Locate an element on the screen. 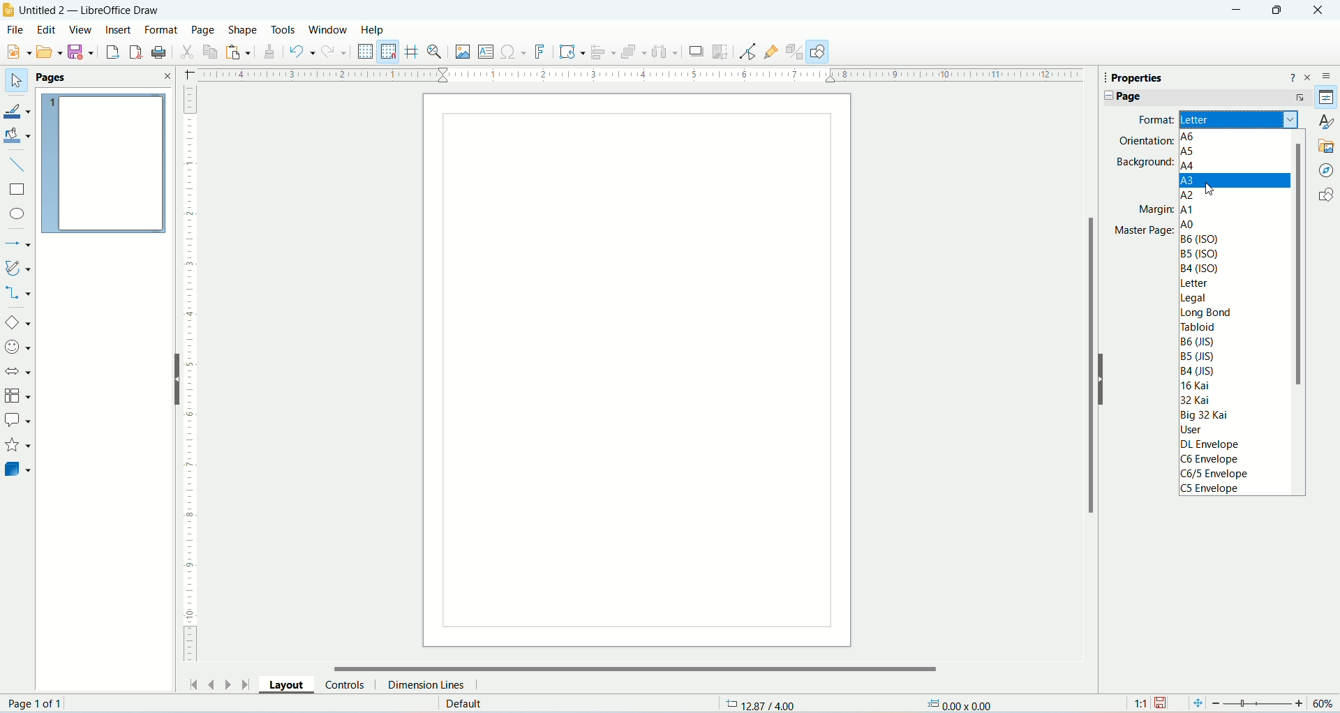  callout is located at coordinates (18, 419).